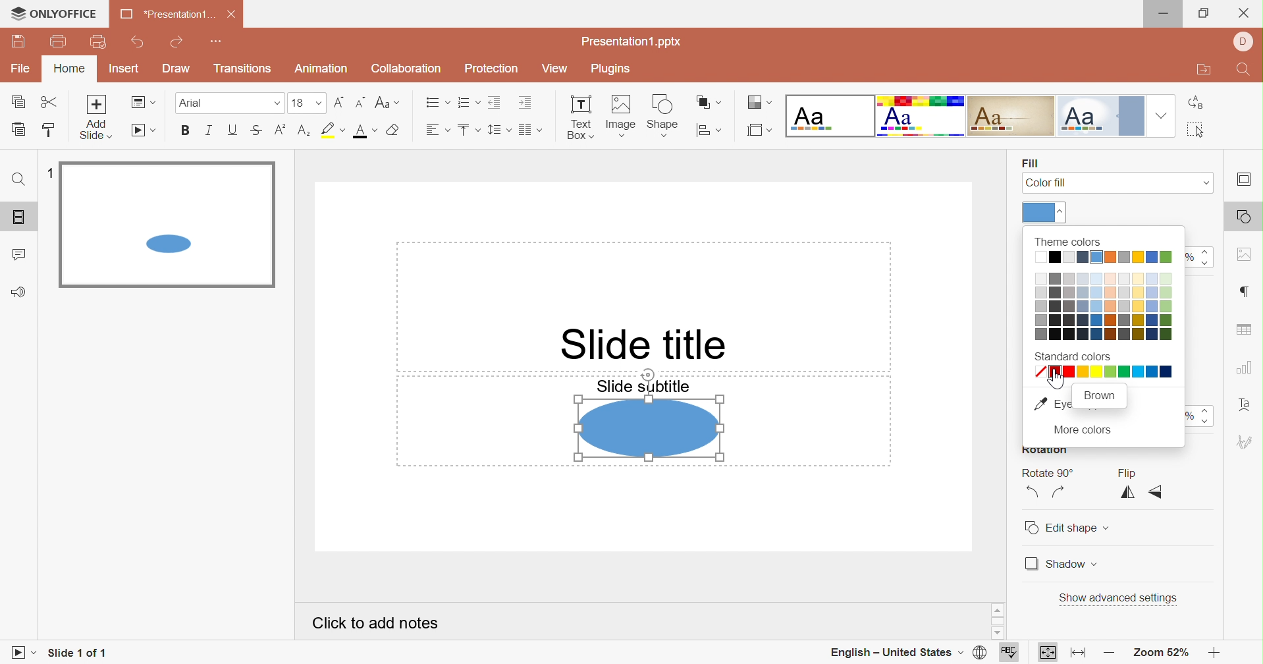 Image resolution: width=1263 pixels, height=664 pixels. Describe the element at coordinates (1048, 653) in the screenshot. I see `Fit to slide` at that location.